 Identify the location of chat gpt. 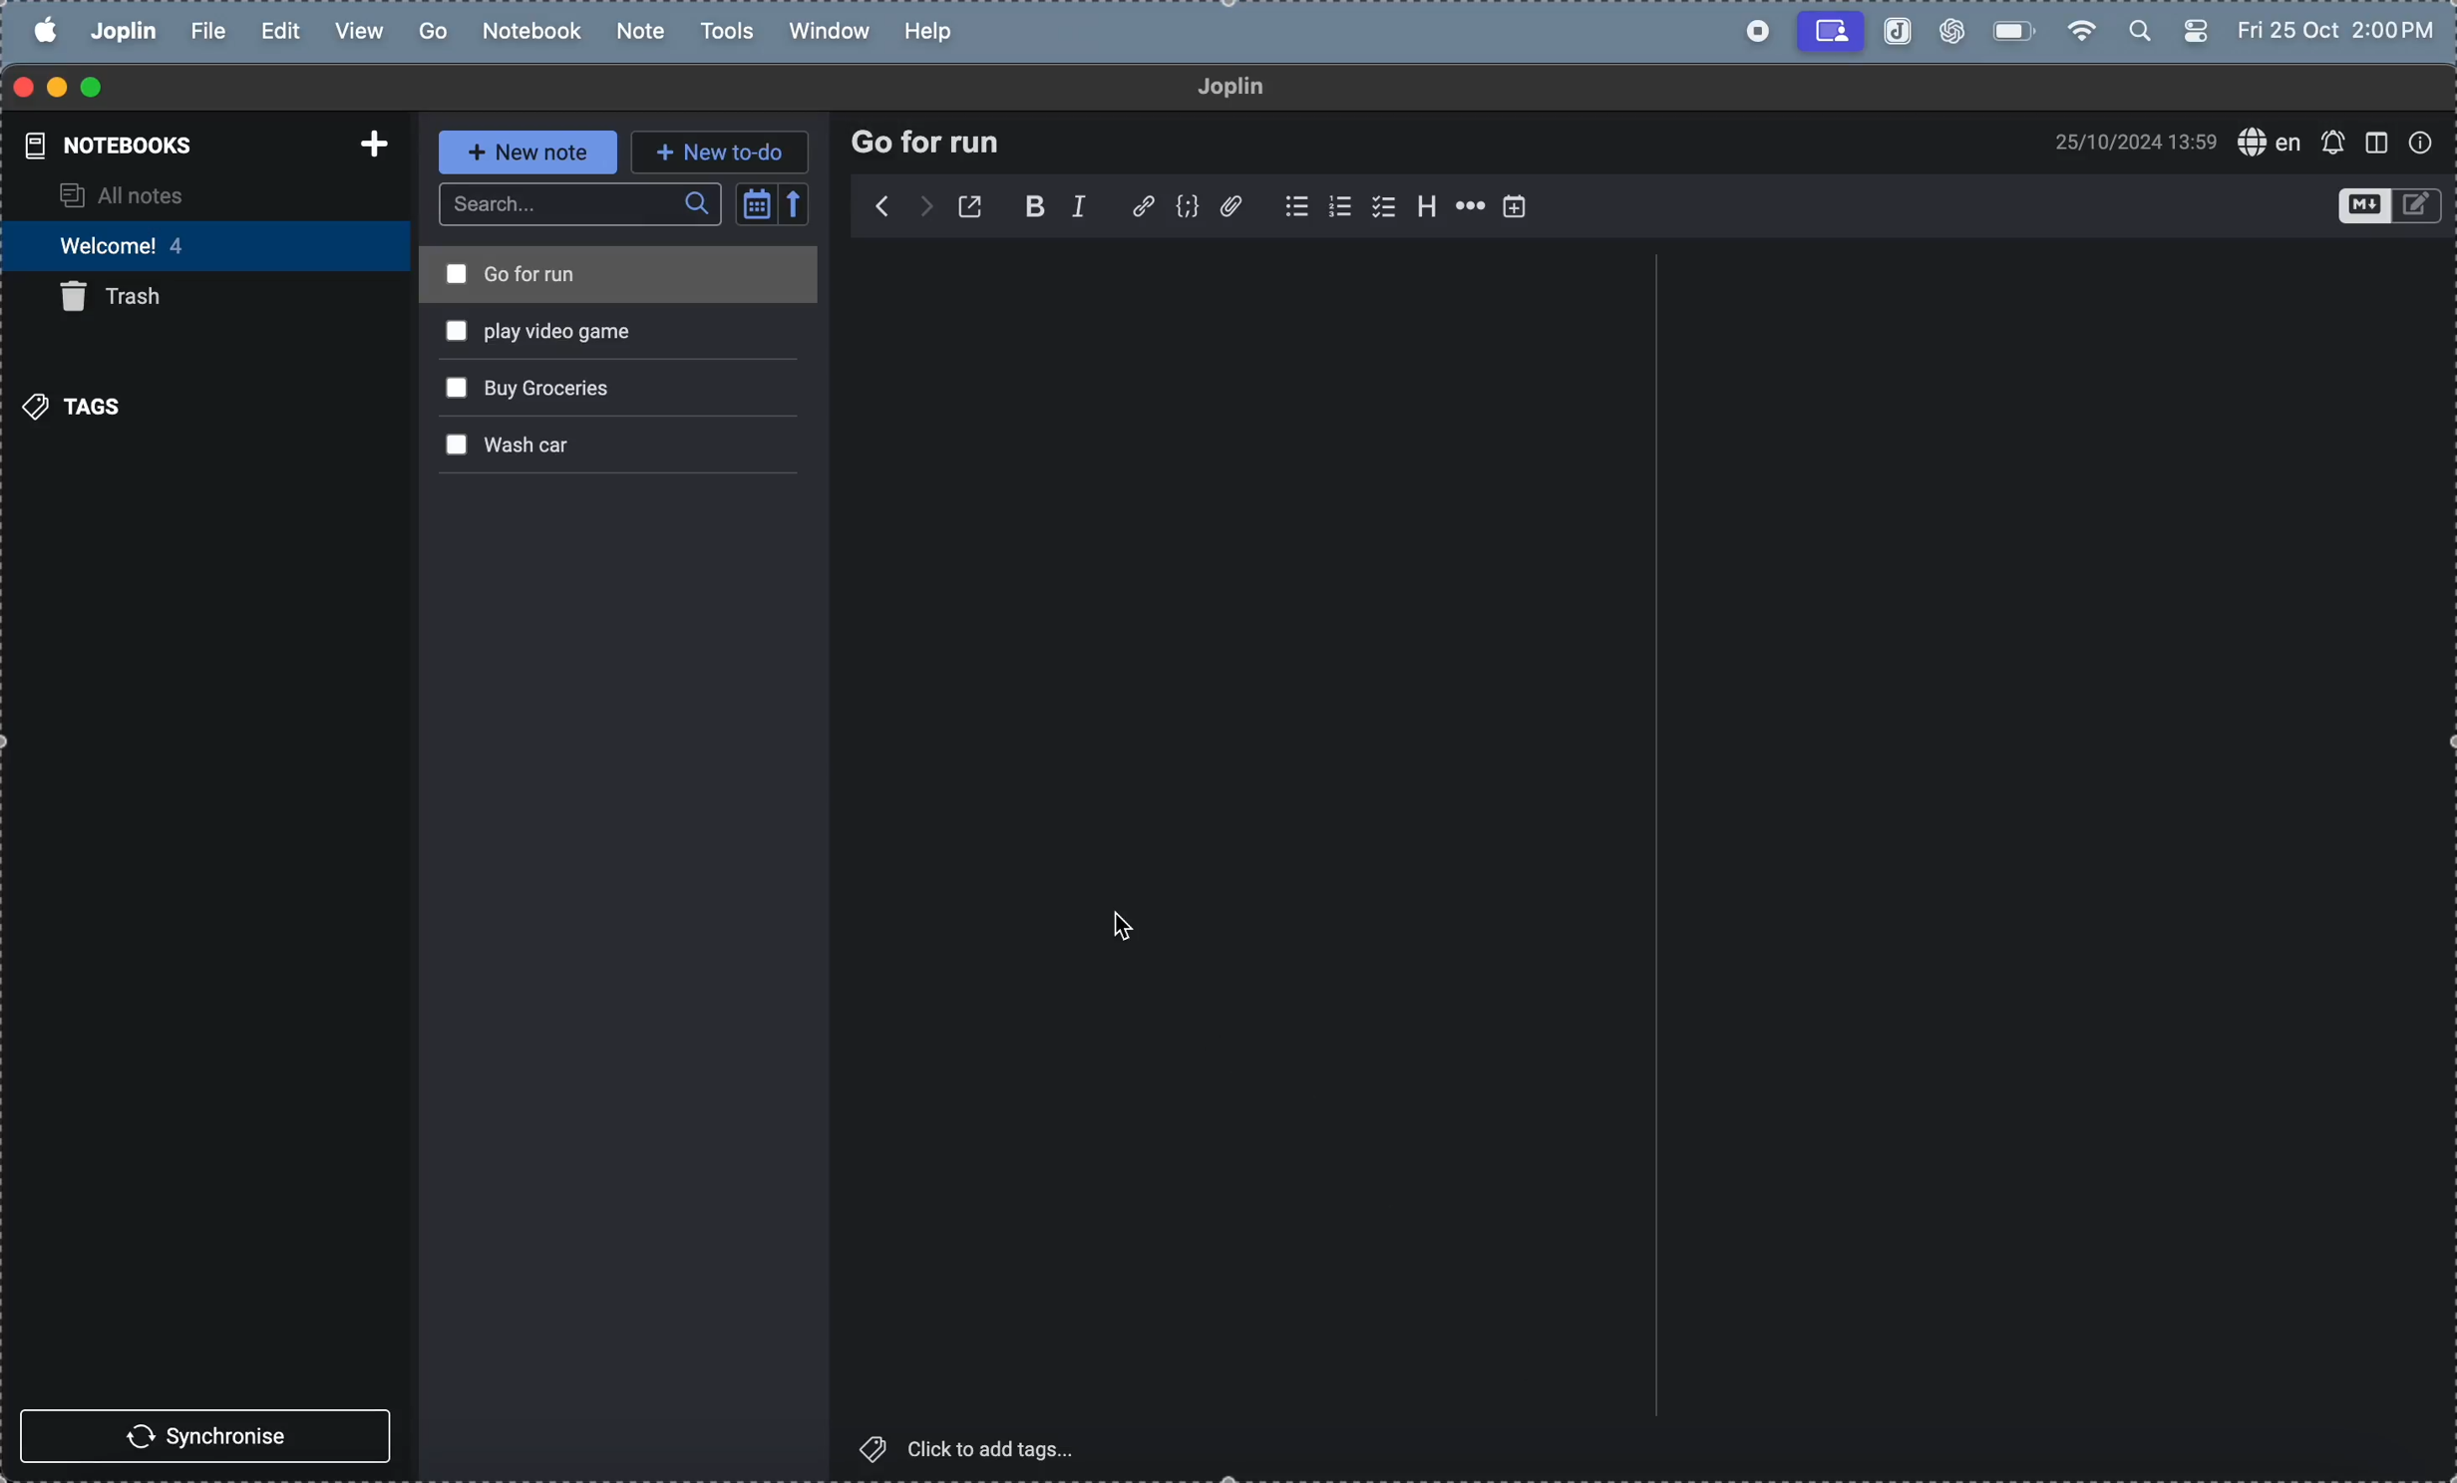
(1955, 29).